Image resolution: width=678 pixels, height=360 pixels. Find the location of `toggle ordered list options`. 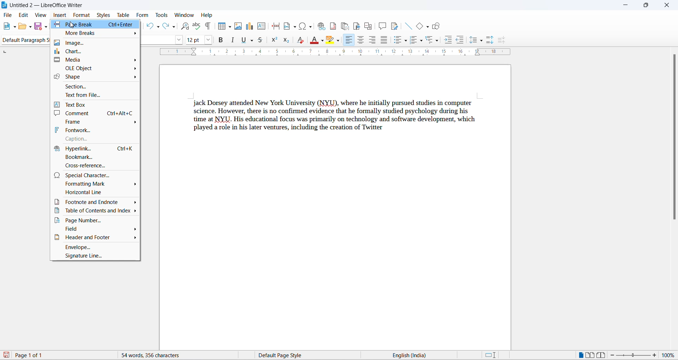

toggle ordered list options is located at coordinates (423, 42).